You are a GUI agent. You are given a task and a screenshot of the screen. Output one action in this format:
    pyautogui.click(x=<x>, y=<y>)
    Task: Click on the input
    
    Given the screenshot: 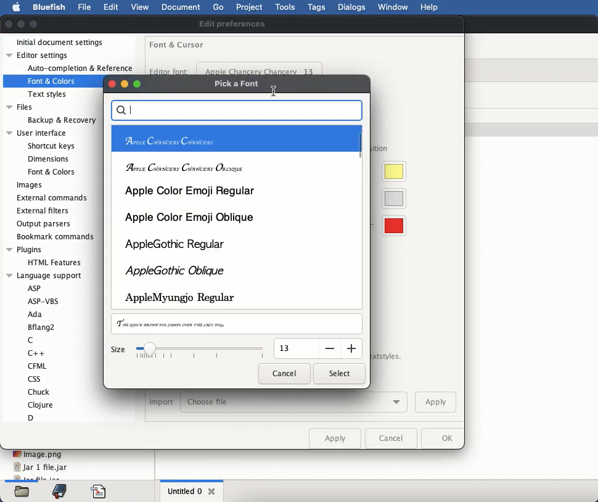 What is the action you would take?
    pyautogui.click(x=318, y=348)
    